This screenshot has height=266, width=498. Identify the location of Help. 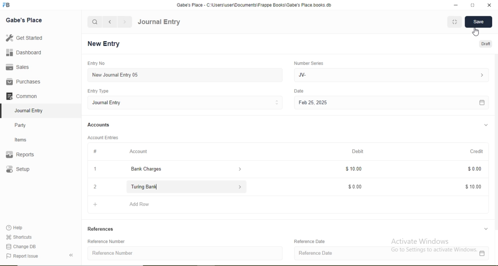
(18, 228).